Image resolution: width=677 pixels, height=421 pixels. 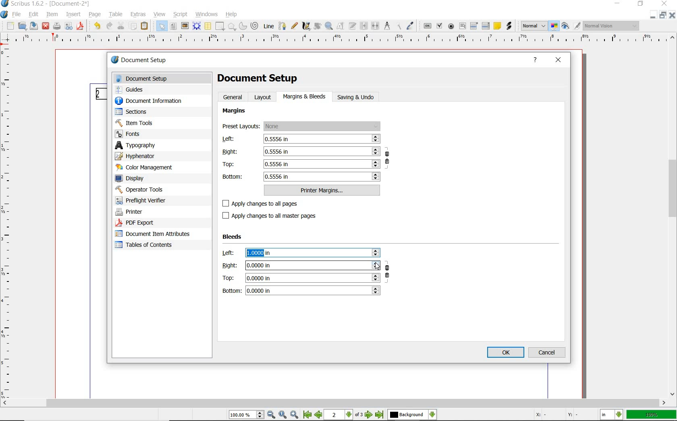 What do you see at coordinates (319, 416) in the screenshot?
I see `Previous Page` at bounding box center [319, 416].